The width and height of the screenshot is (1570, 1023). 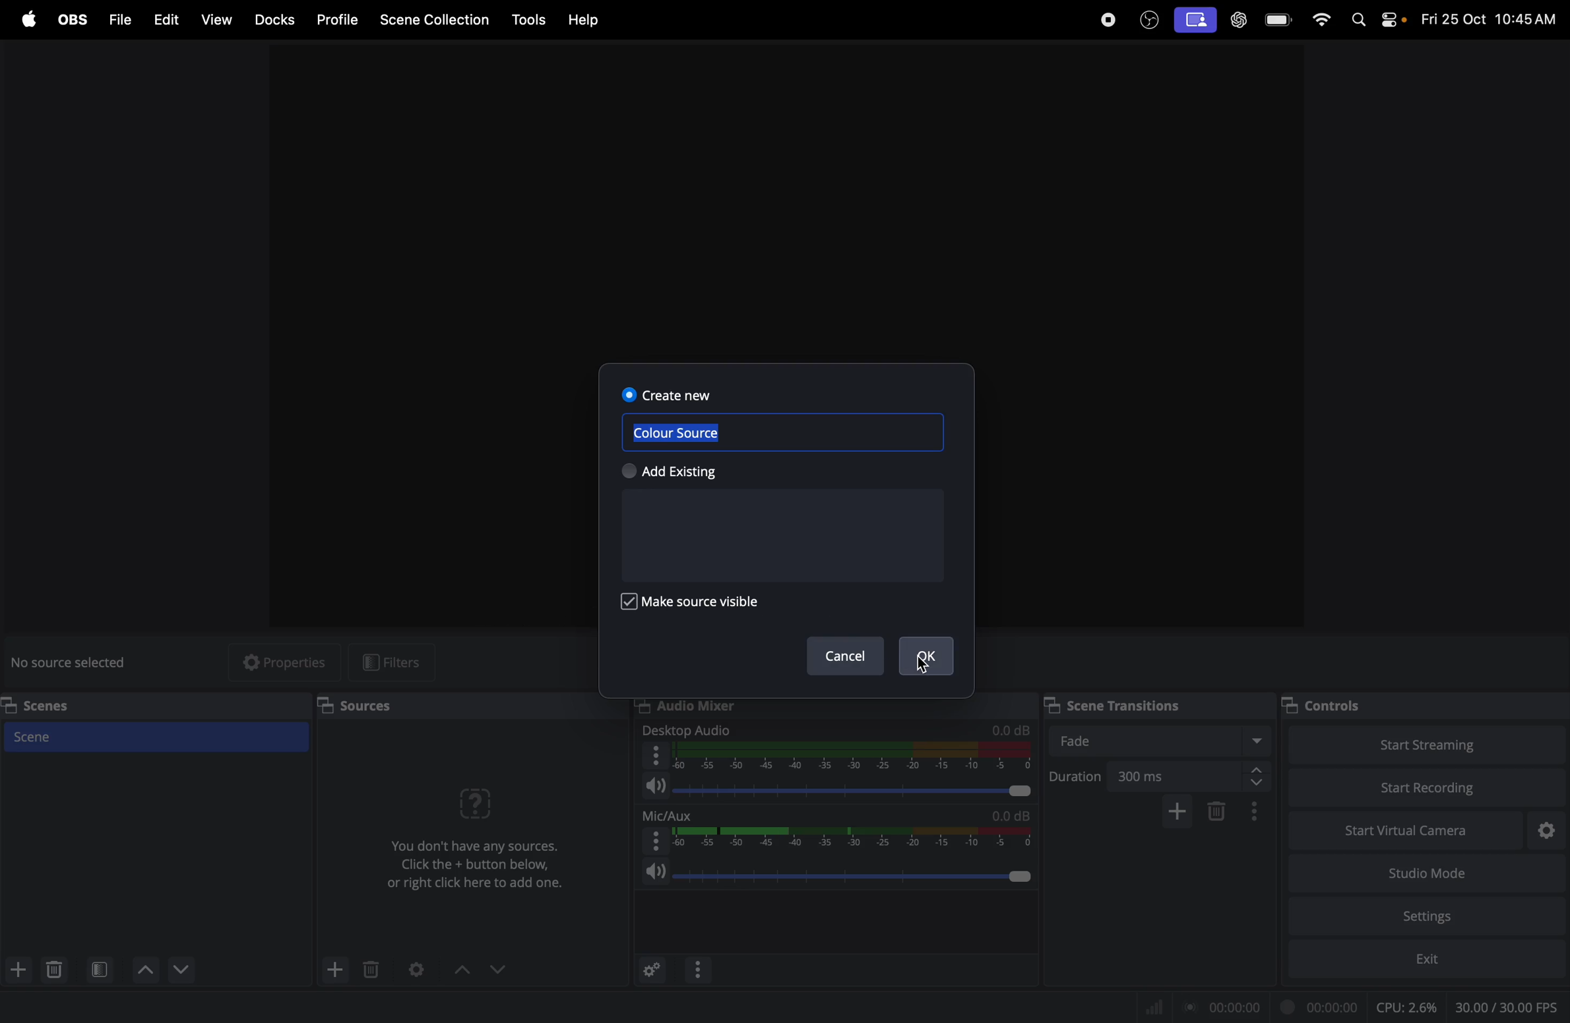 I want to click on options, so click(x=698, y=970).